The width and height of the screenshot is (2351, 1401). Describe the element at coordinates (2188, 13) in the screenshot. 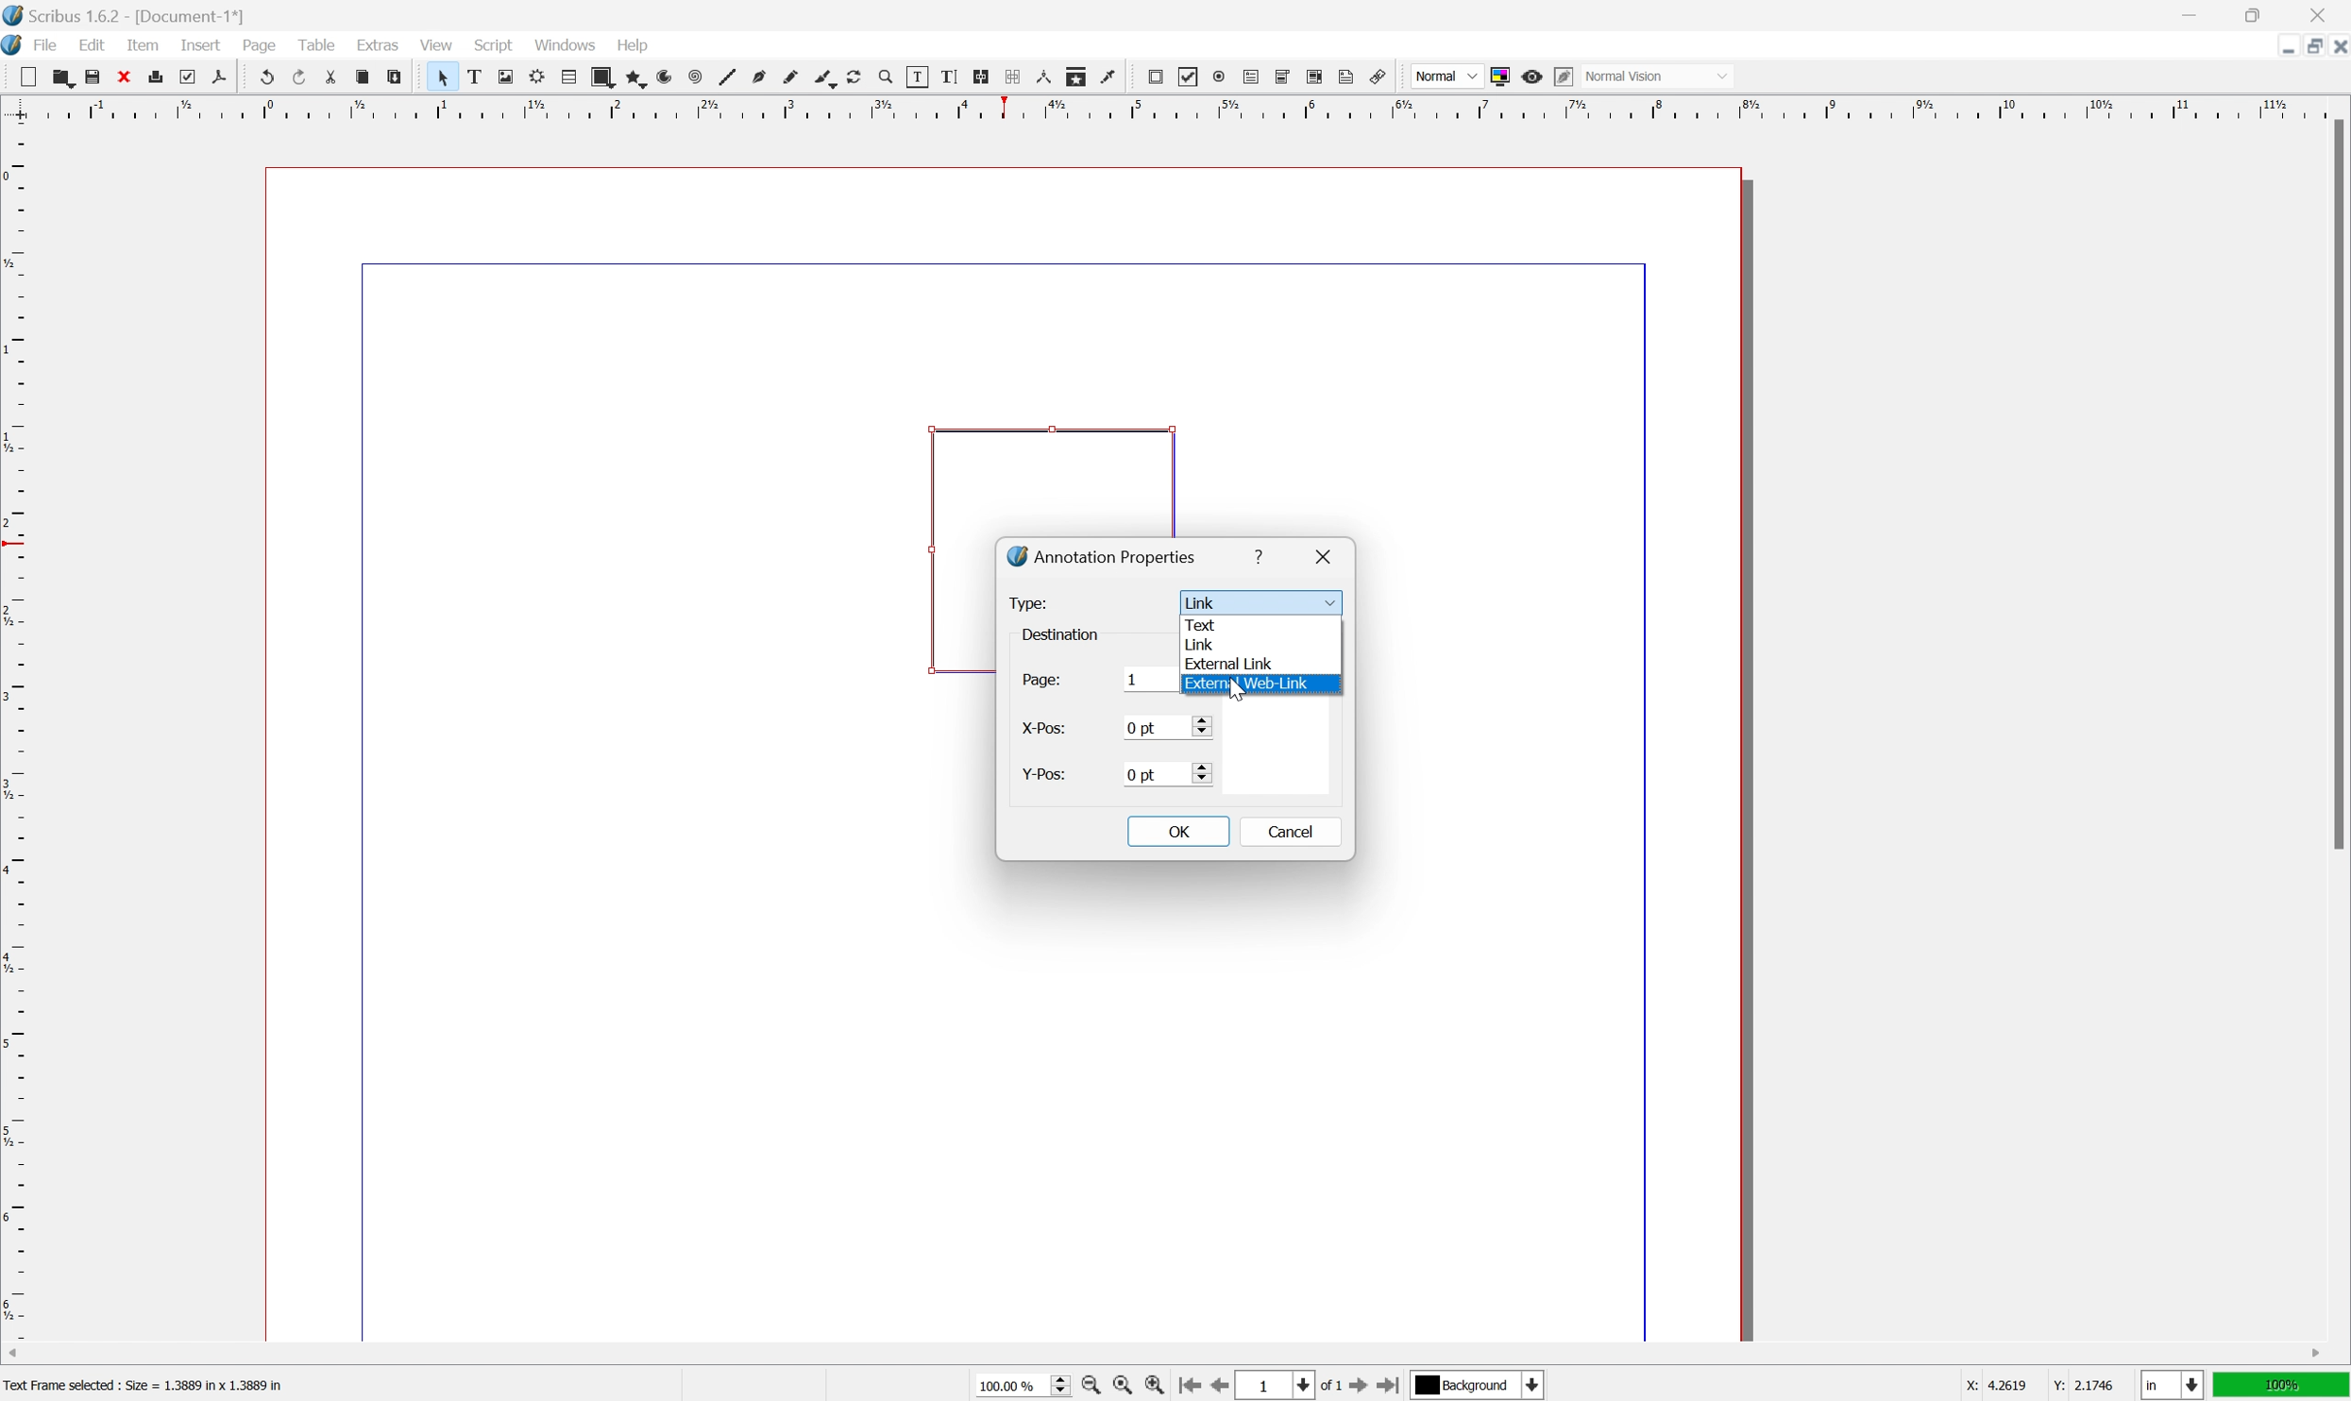

I see `minimize` at that location.